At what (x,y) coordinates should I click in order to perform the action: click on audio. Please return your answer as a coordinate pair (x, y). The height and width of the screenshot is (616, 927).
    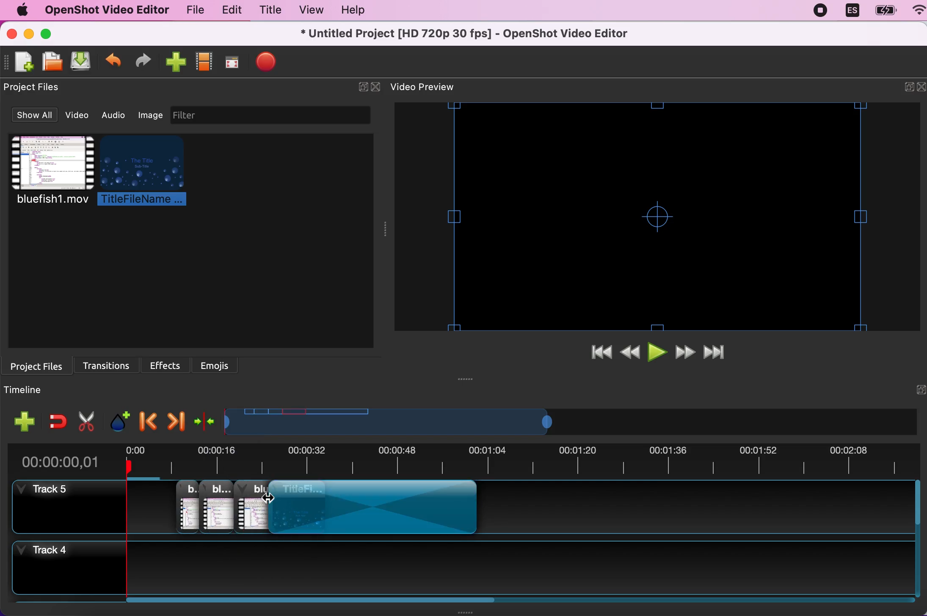
    Looking at the image, I should click on (116, 115).